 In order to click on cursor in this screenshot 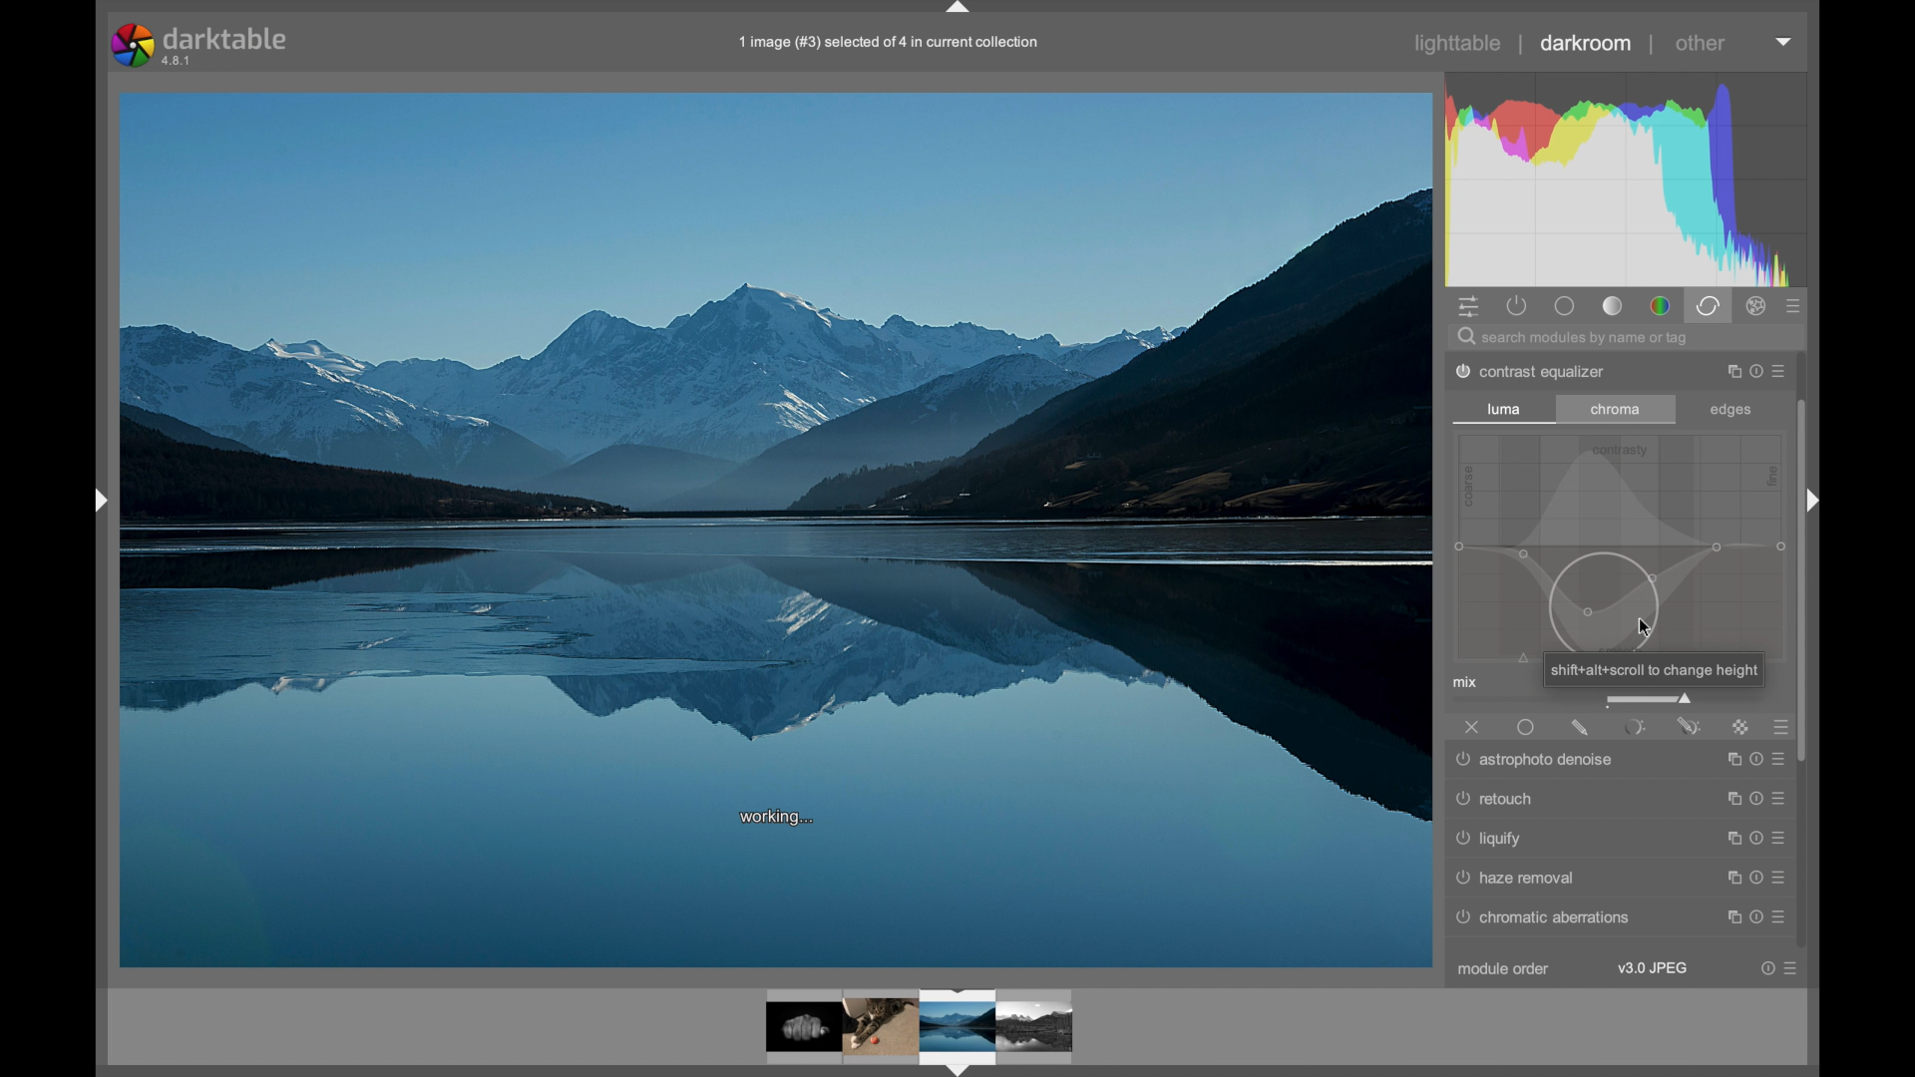, I will do `click(1647, 628)`.